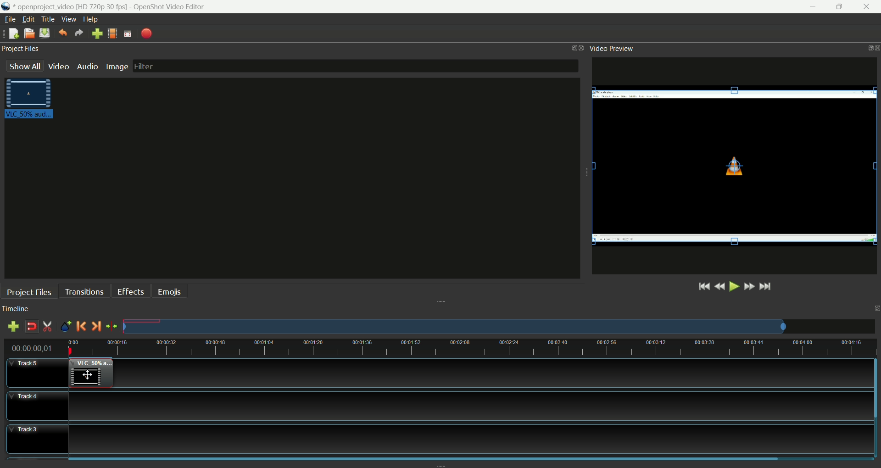 The width and height of the screenshot is (881, 468). What do you see at coordinates (472, 349) in the screenshot?
I see `timeline` at bounding box center [472, 349].